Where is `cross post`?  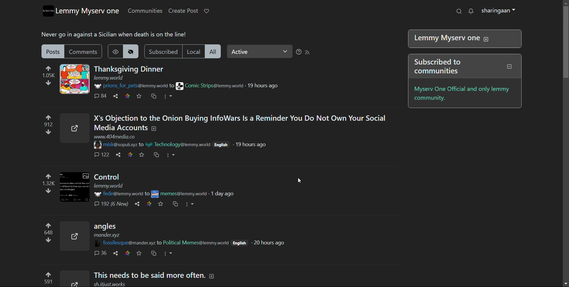
cross post is located at coordinates (154, 96).